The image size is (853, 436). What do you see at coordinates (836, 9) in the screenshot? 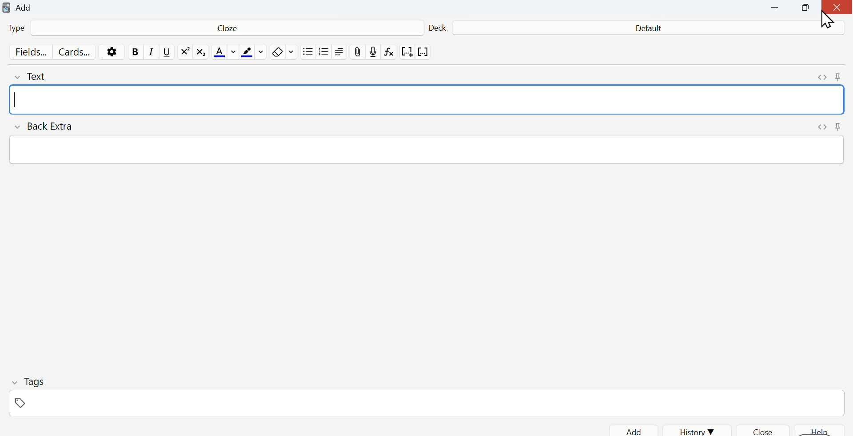
I see `Close` at bounding box center [836, 9].